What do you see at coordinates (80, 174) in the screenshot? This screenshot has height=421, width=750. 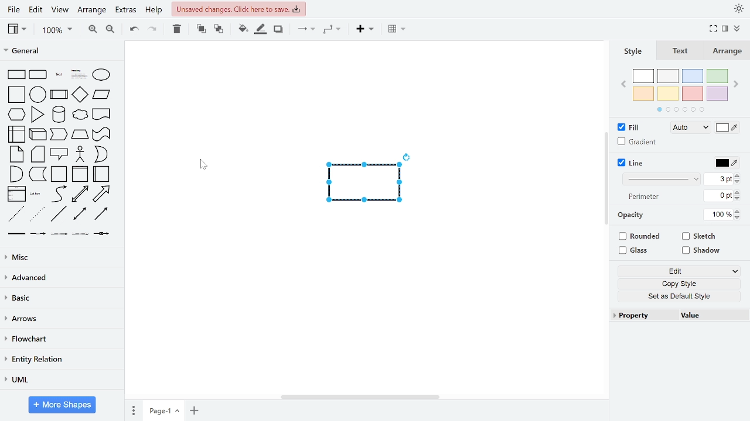 I see `general shapes` at bounding box center [80, 174].